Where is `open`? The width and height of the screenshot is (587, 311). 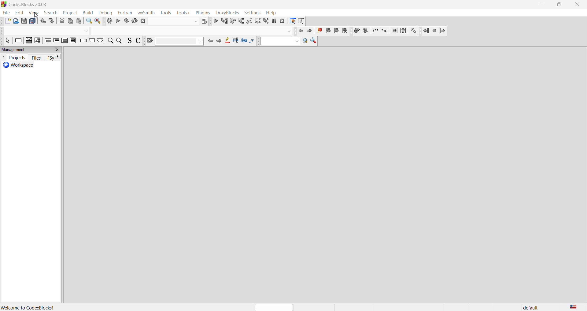
open is located at coordinates (16, 21).